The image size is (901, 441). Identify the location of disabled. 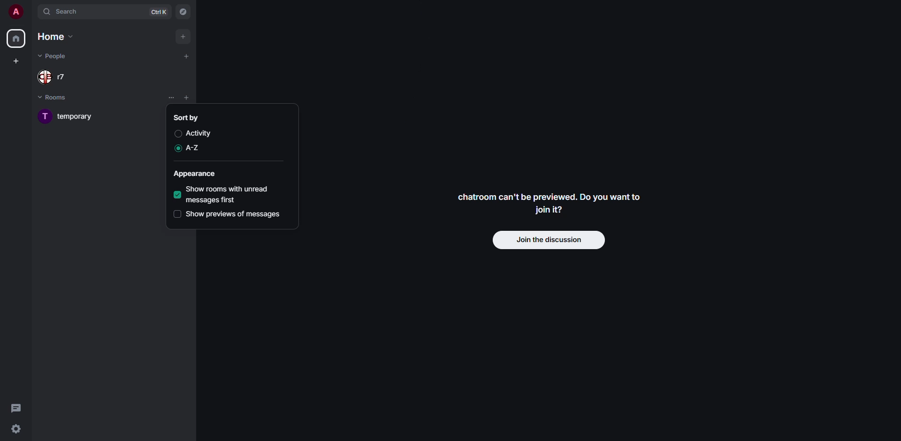
(176, 214).